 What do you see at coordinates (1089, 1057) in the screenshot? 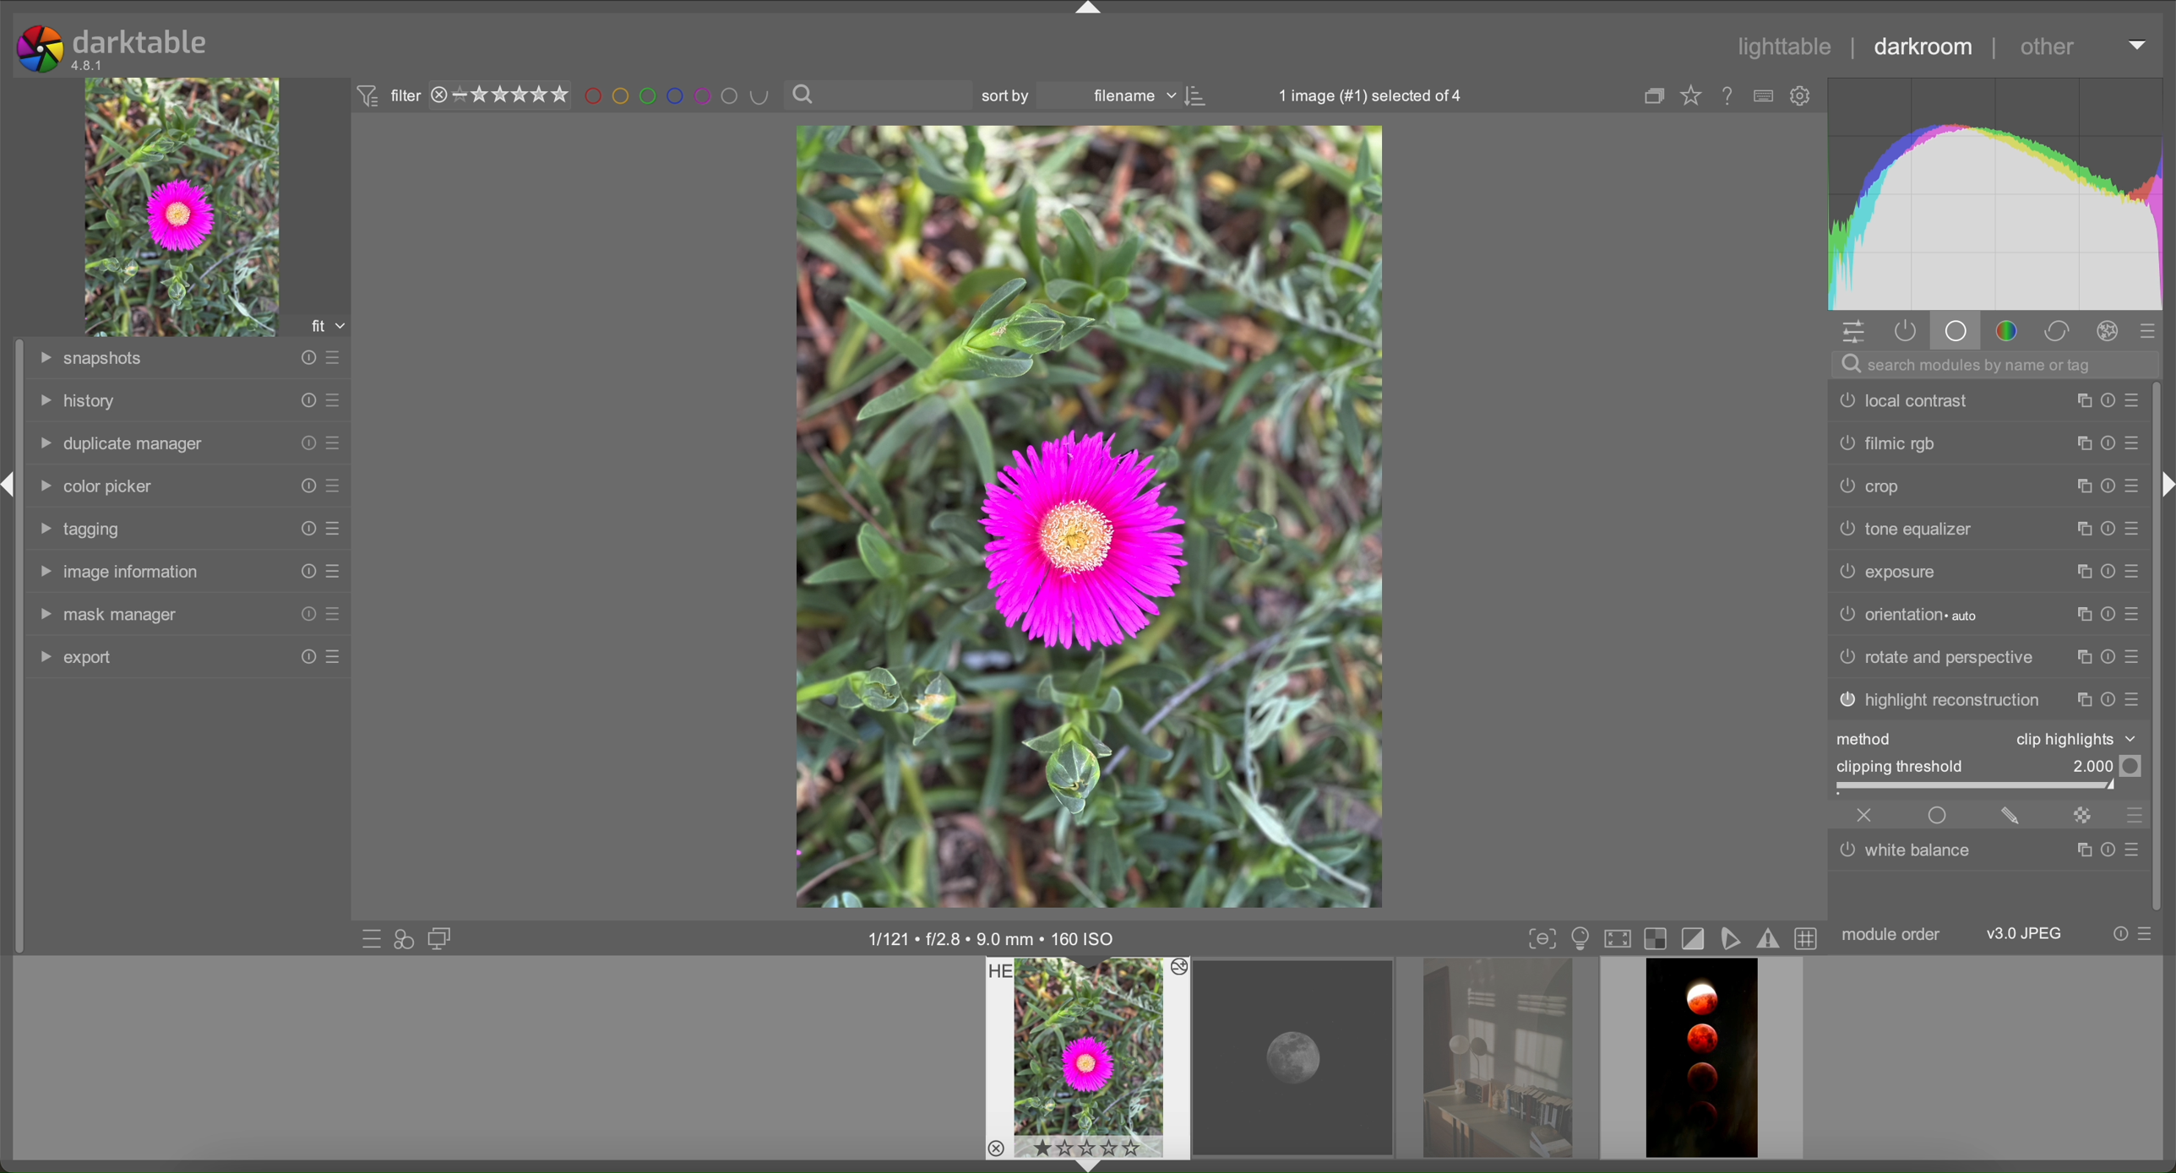
I see `preview` at bounding box center [1089, 1057].